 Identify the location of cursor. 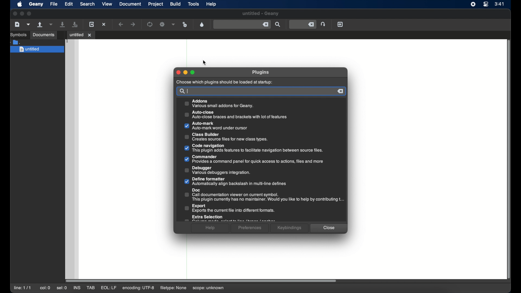
(205, 63).